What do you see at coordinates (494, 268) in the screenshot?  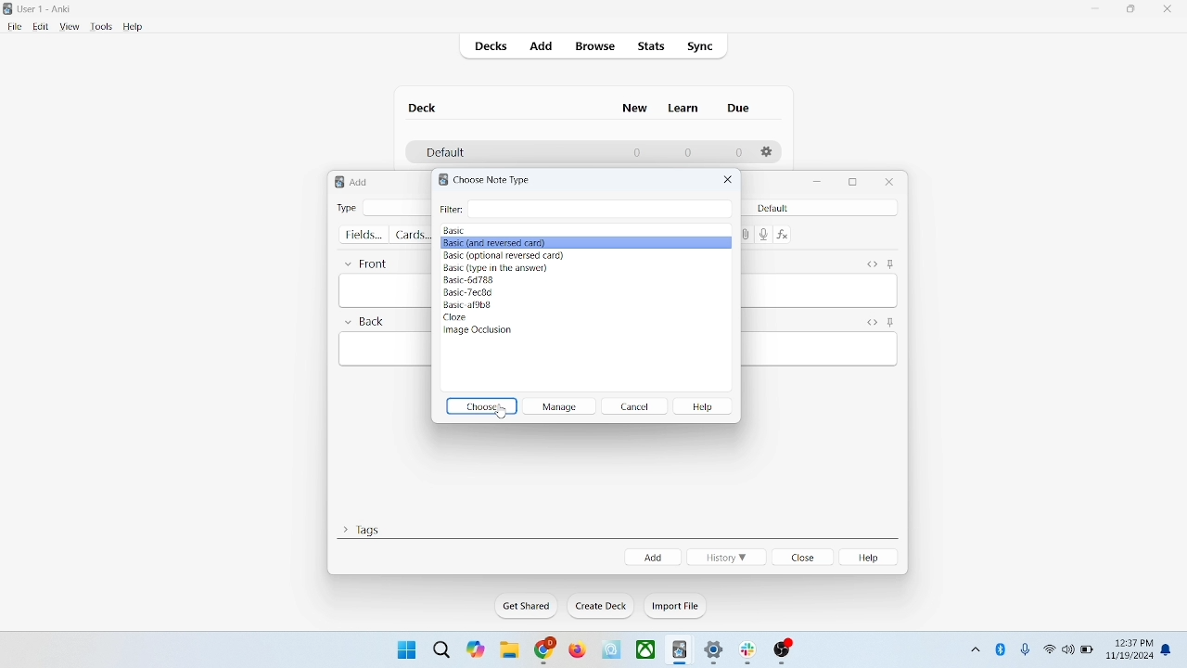 I see `Basic (type in the answer)` at bounding box center [494, 268].